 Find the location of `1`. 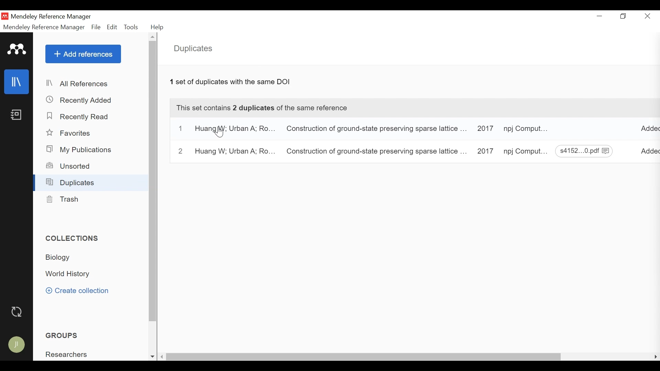

1 is located at coordinates (181, 129).